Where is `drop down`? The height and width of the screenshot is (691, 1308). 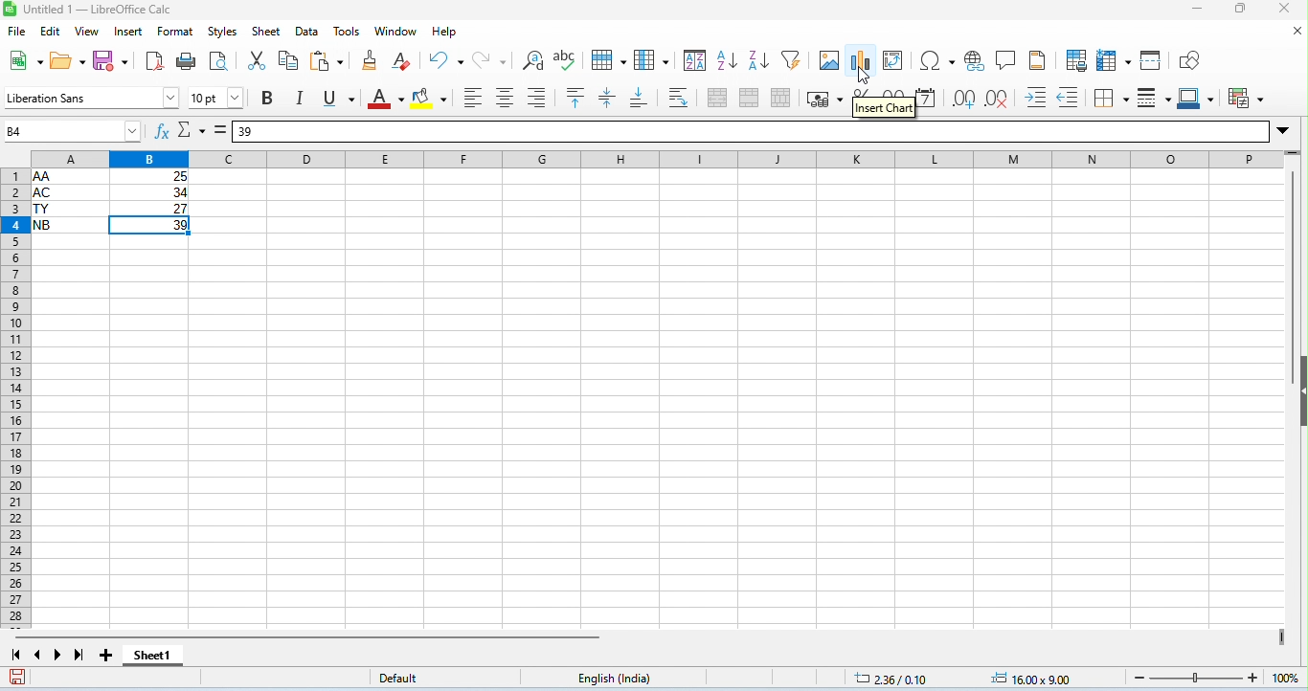 drop down is located at coordinates (1283, 129).